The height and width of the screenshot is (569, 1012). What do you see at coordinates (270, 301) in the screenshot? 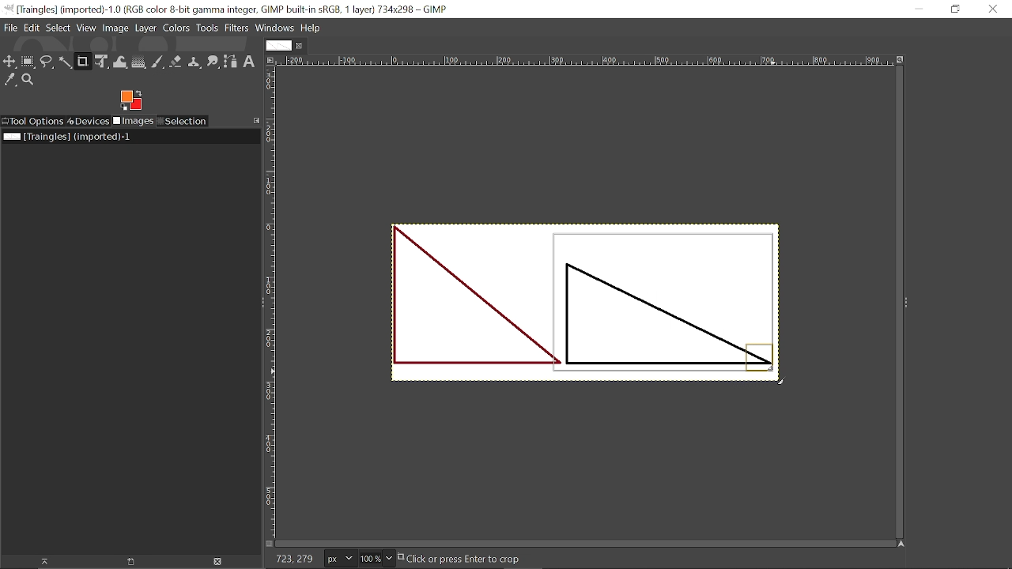
I see `Vertical ruler` at bounding box center [270, 301].